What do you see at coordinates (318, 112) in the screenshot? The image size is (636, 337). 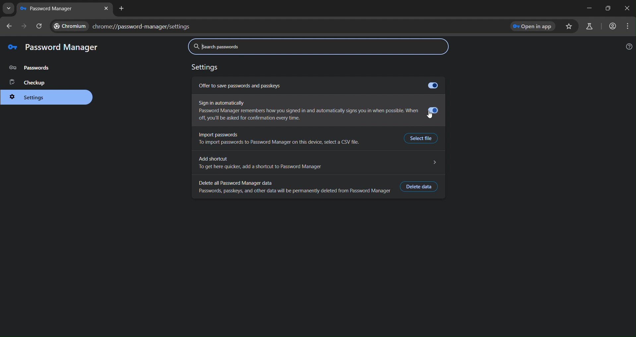 I see `Sign in automatically
Password Manager remembers how you signed in and automatically signs you in when possible. When
off, you'll be asked for confirmation every time.` at bounding box center [318, 112].